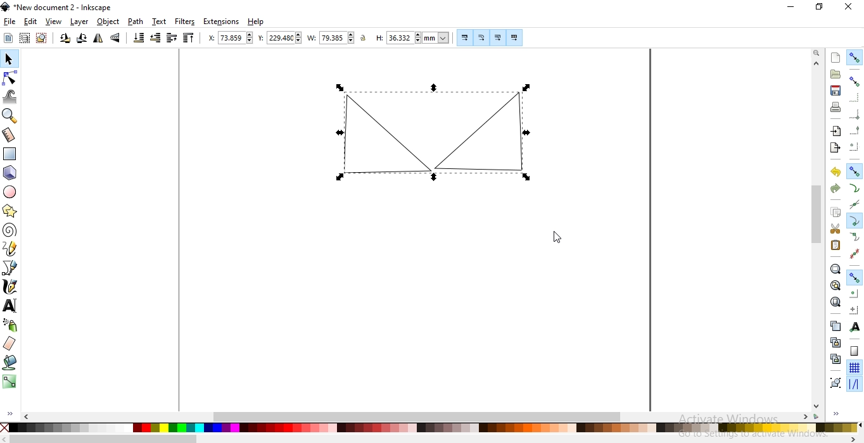  What do you see at coordinates (11, 306) in the screenshot?
I see `create and edit text objects` at bounding box center [11, 306].